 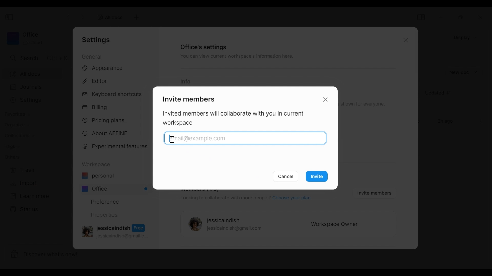 I want to click on Close, so click(x=405, y=41).